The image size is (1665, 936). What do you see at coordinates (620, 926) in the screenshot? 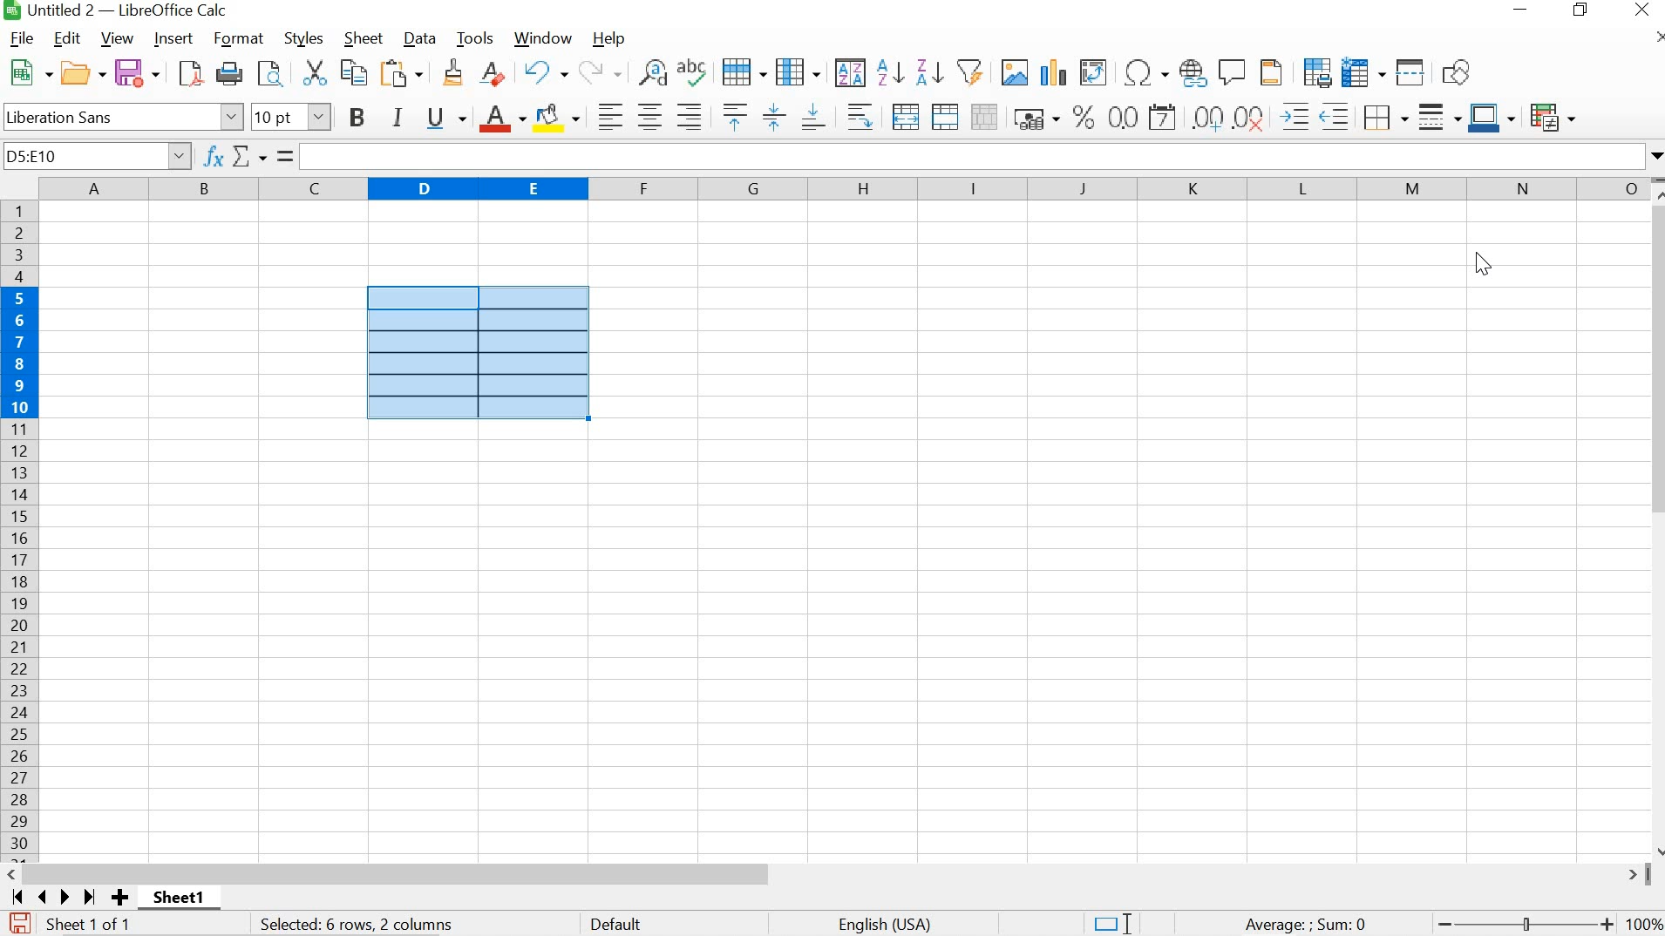
I see `DEFAULT` at bounding box center [620, 926].